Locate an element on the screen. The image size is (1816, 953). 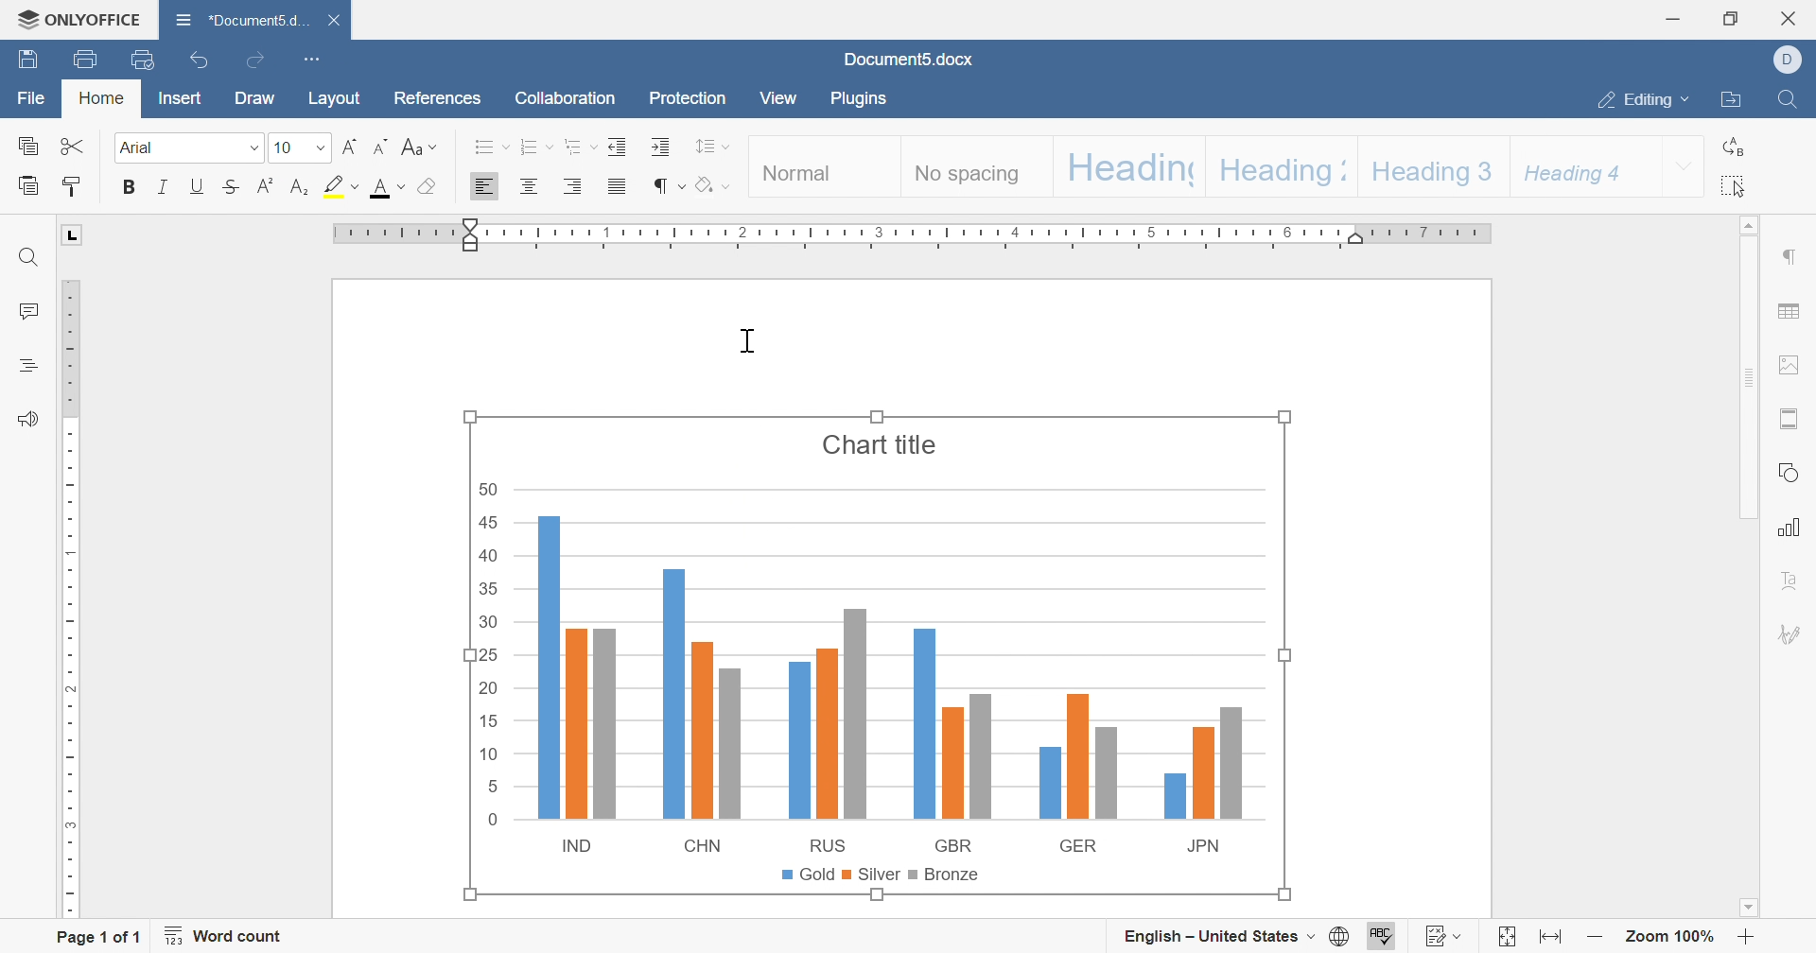
shape settings is located at coordinates (1789, 473).